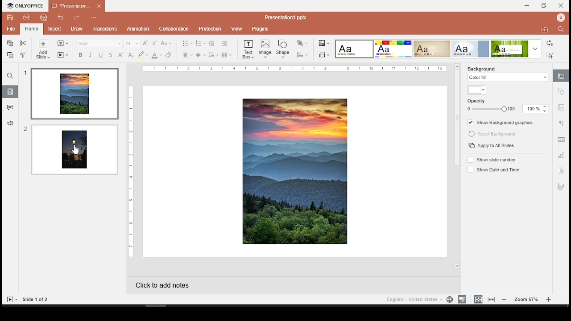 The height and width of the screenshot is (321, 571). Describe the element at coordinates (478, 299) in the screenshot. I see `fit to slide` at that location.